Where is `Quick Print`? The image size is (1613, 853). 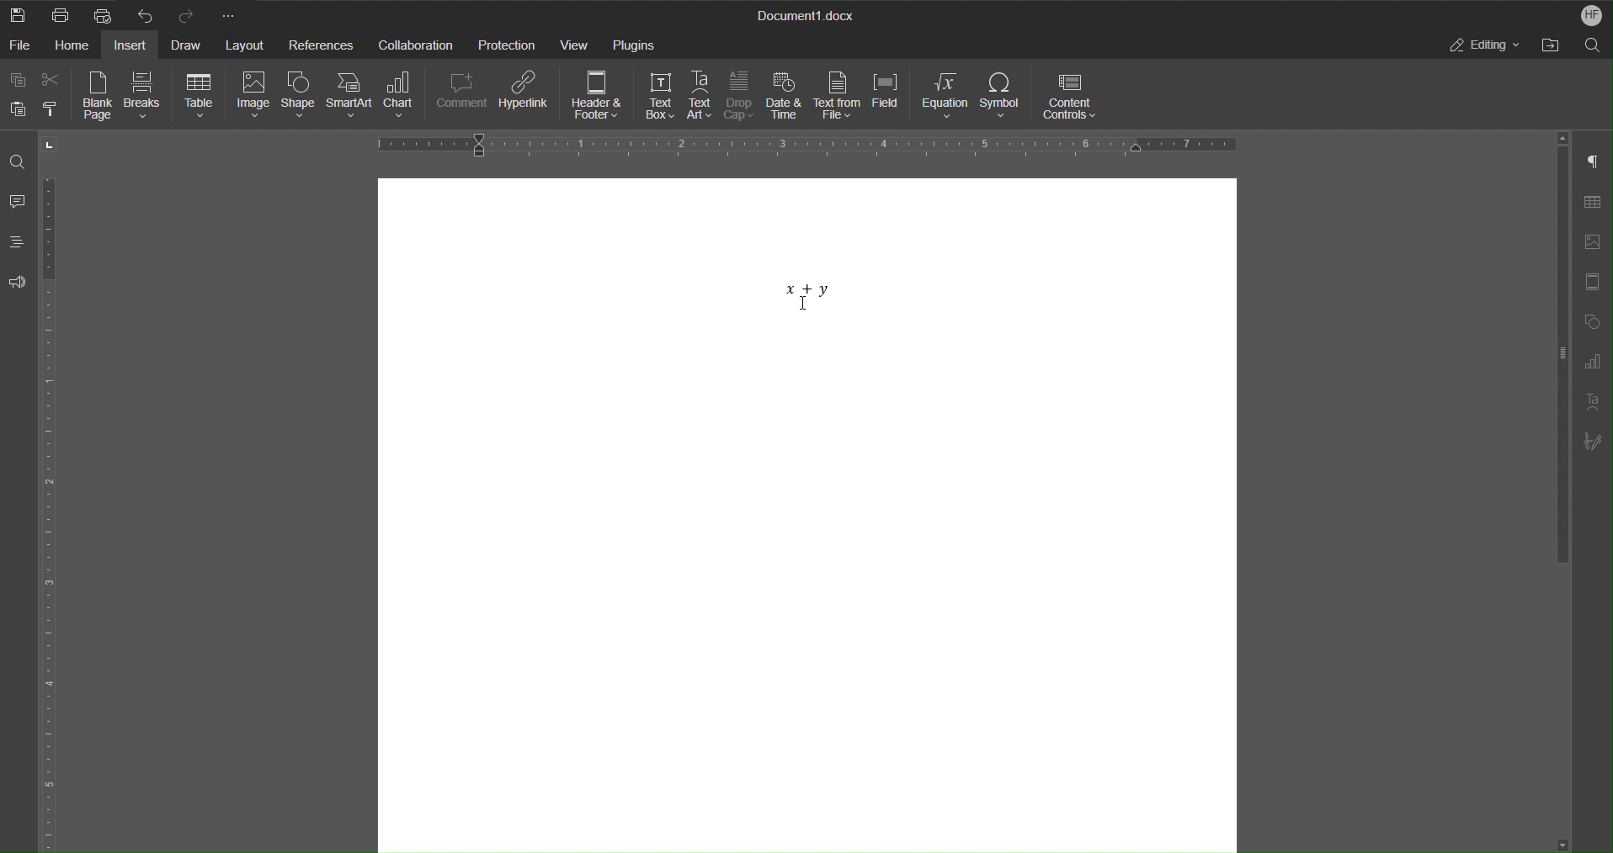
Quick Print is located at coordinates (104, 14).